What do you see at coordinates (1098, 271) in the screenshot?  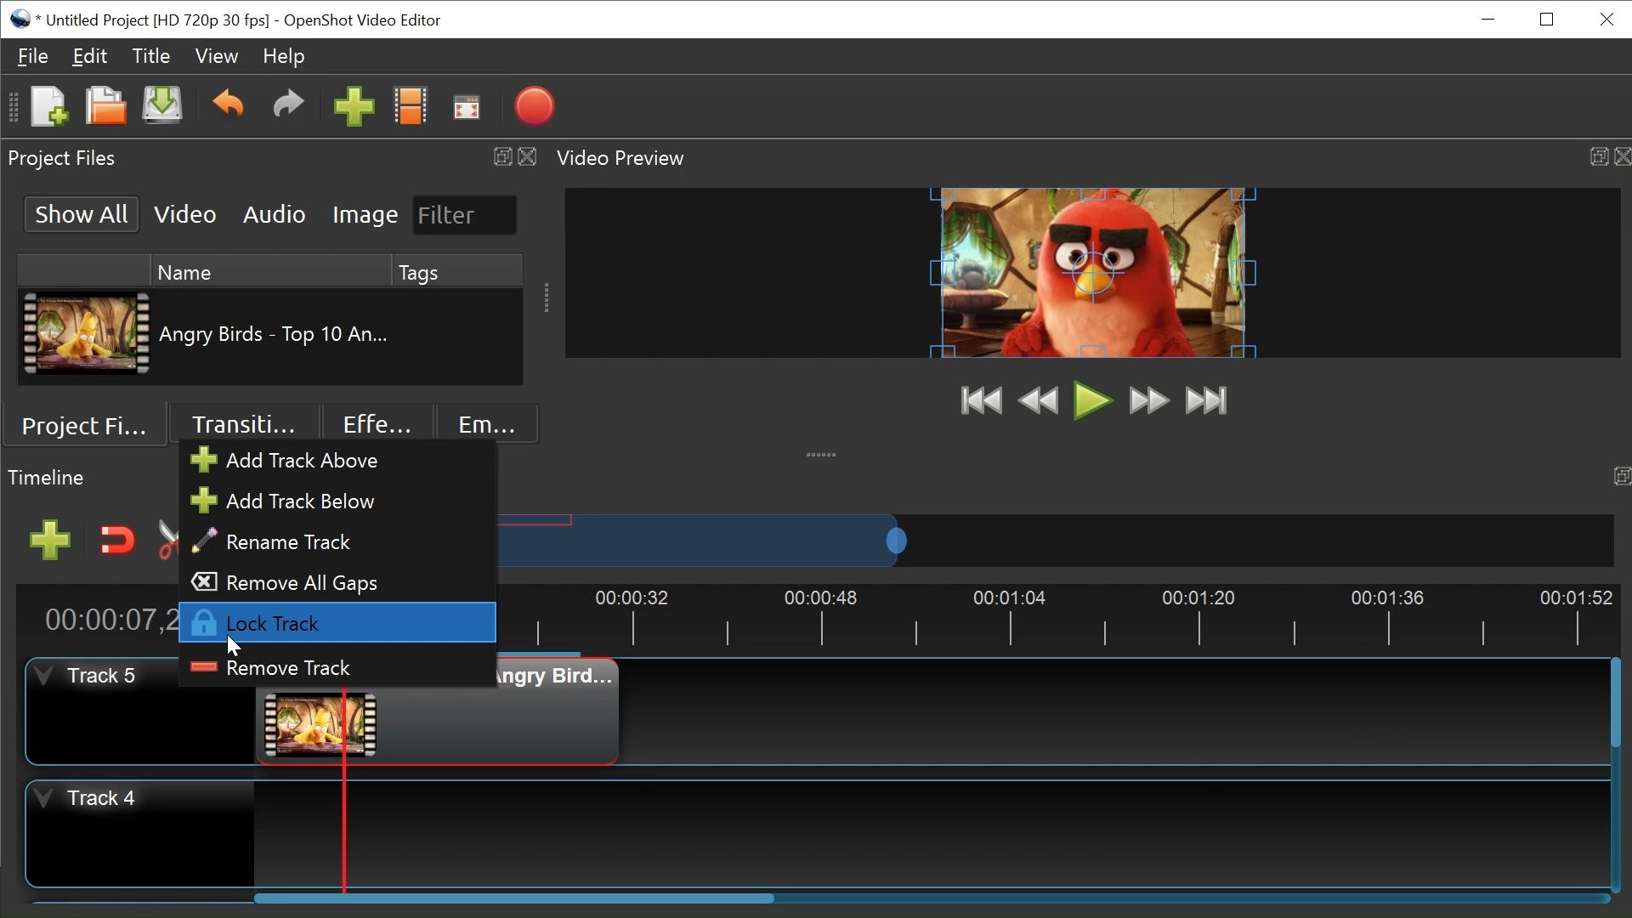 I see `Preview Window` at bounding box center [1098, 271].